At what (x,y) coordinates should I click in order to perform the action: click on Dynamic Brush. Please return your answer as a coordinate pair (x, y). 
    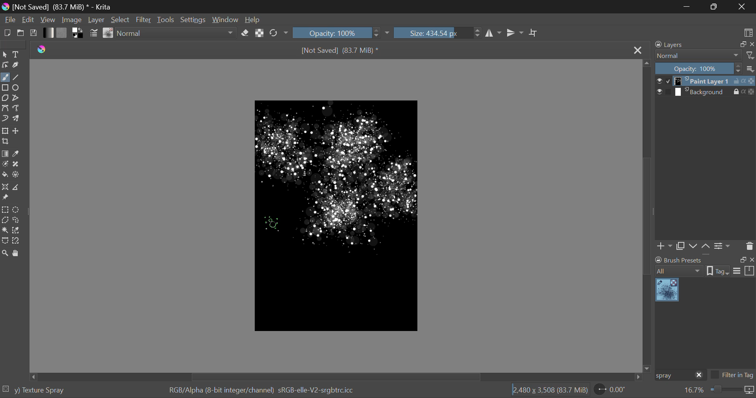
    Looking at the image, I should click on (5, 118).